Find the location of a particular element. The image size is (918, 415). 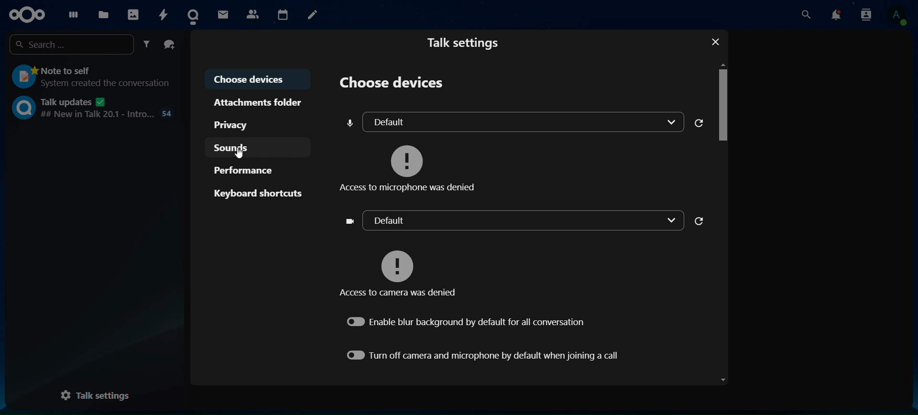

performance is located at coordinates (250, 170).